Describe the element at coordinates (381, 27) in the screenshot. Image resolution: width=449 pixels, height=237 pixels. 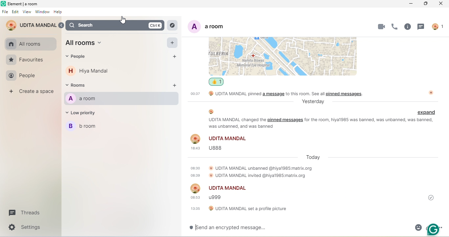
I see `Video Call` at that location.